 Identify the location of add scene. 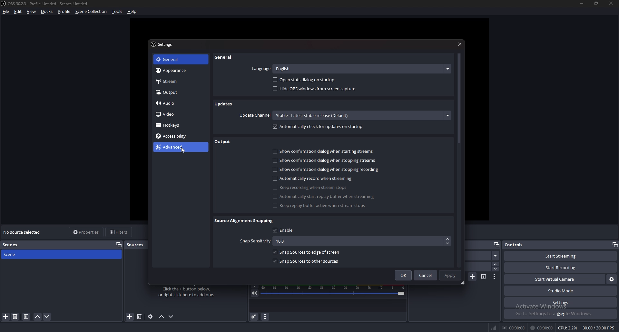
(5, 317).